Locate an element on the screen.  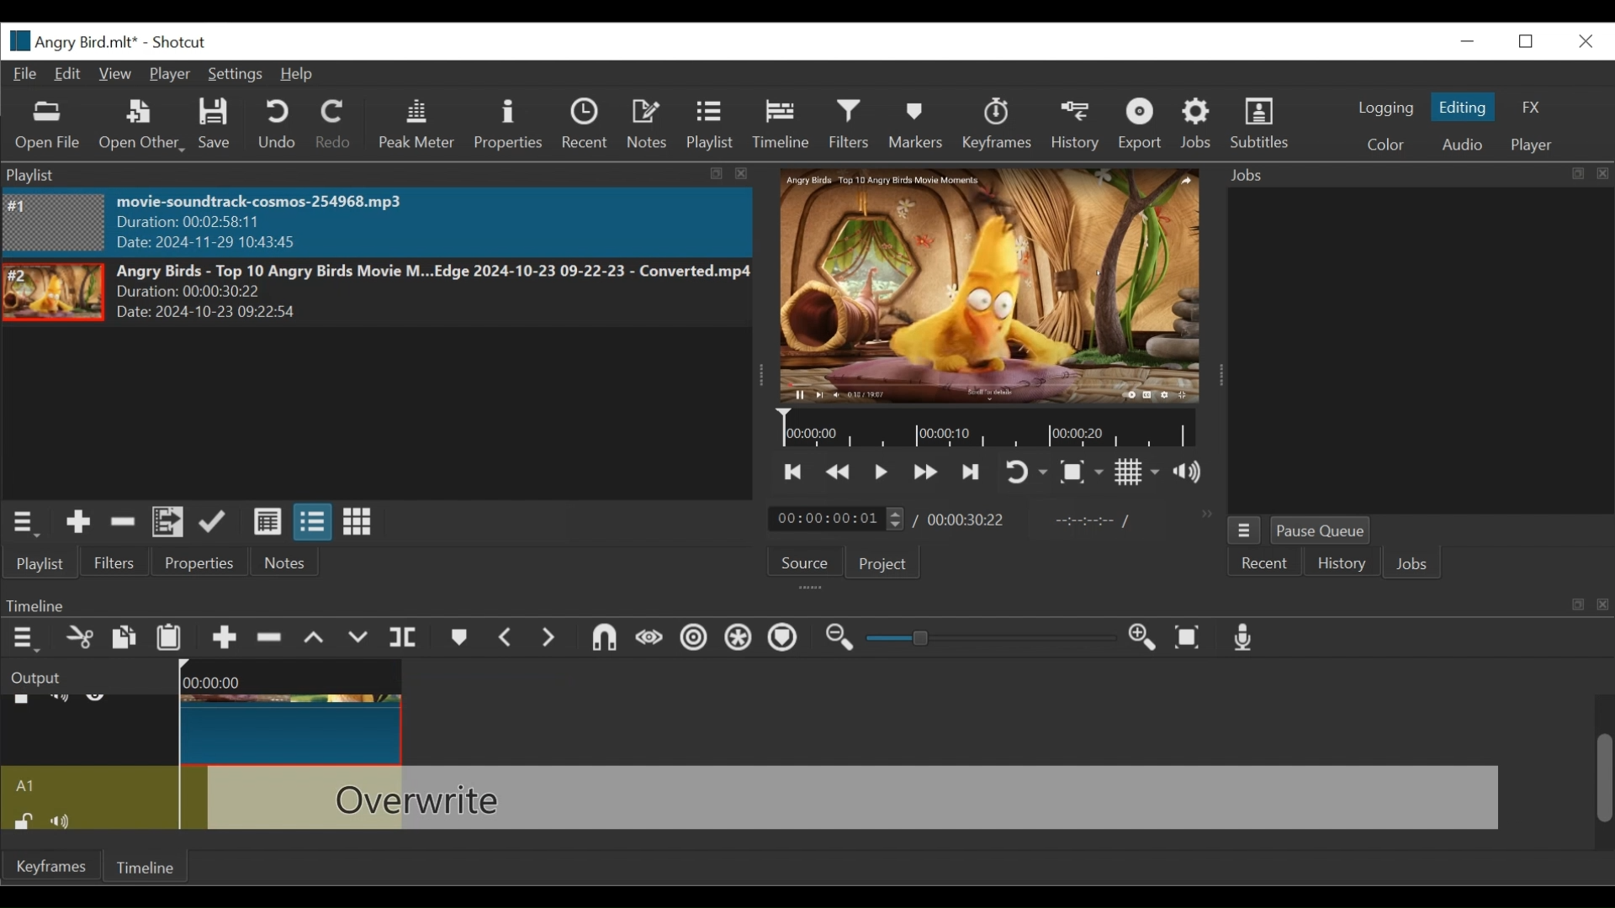
Playlist is located at coordinates (710, 126).